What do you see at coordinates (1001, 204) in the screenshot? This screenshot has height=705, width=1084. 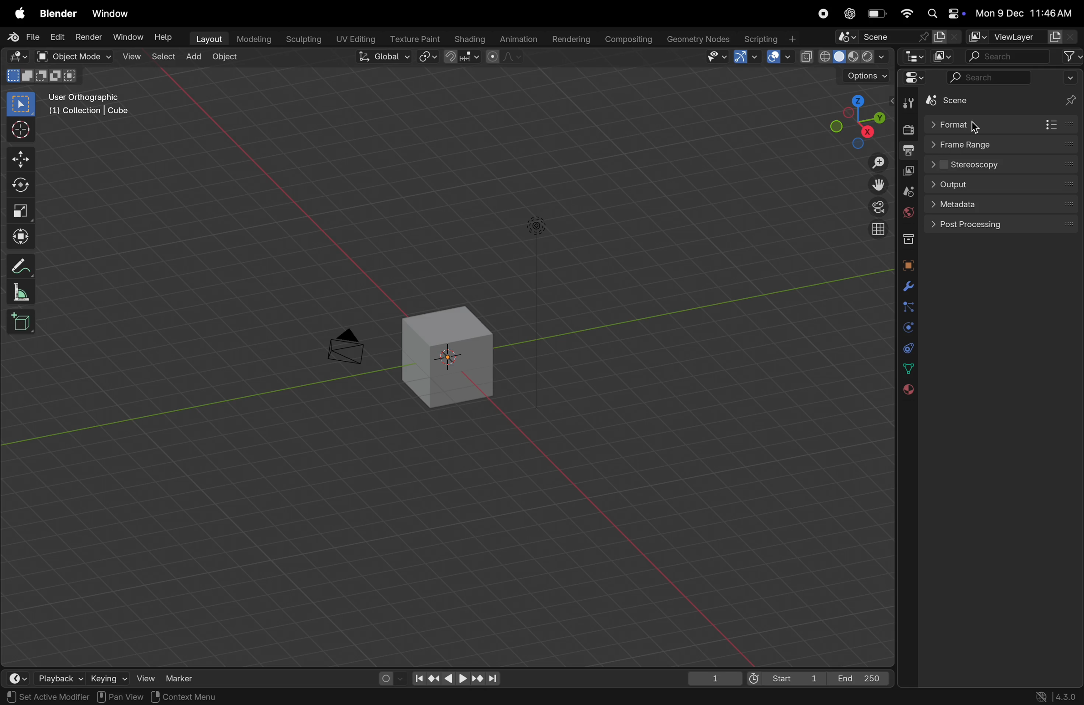 I see `metadata` at bounding box center [1001, 204].